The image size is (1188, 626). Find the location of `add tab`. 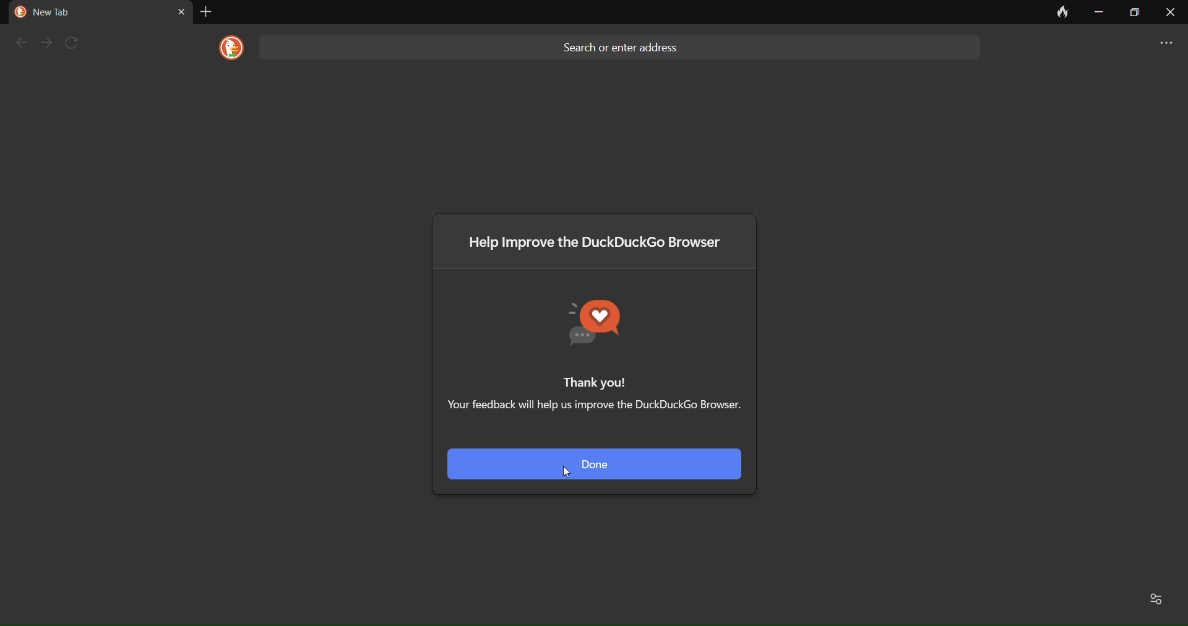

add tab is located at coordinates (205, 12).